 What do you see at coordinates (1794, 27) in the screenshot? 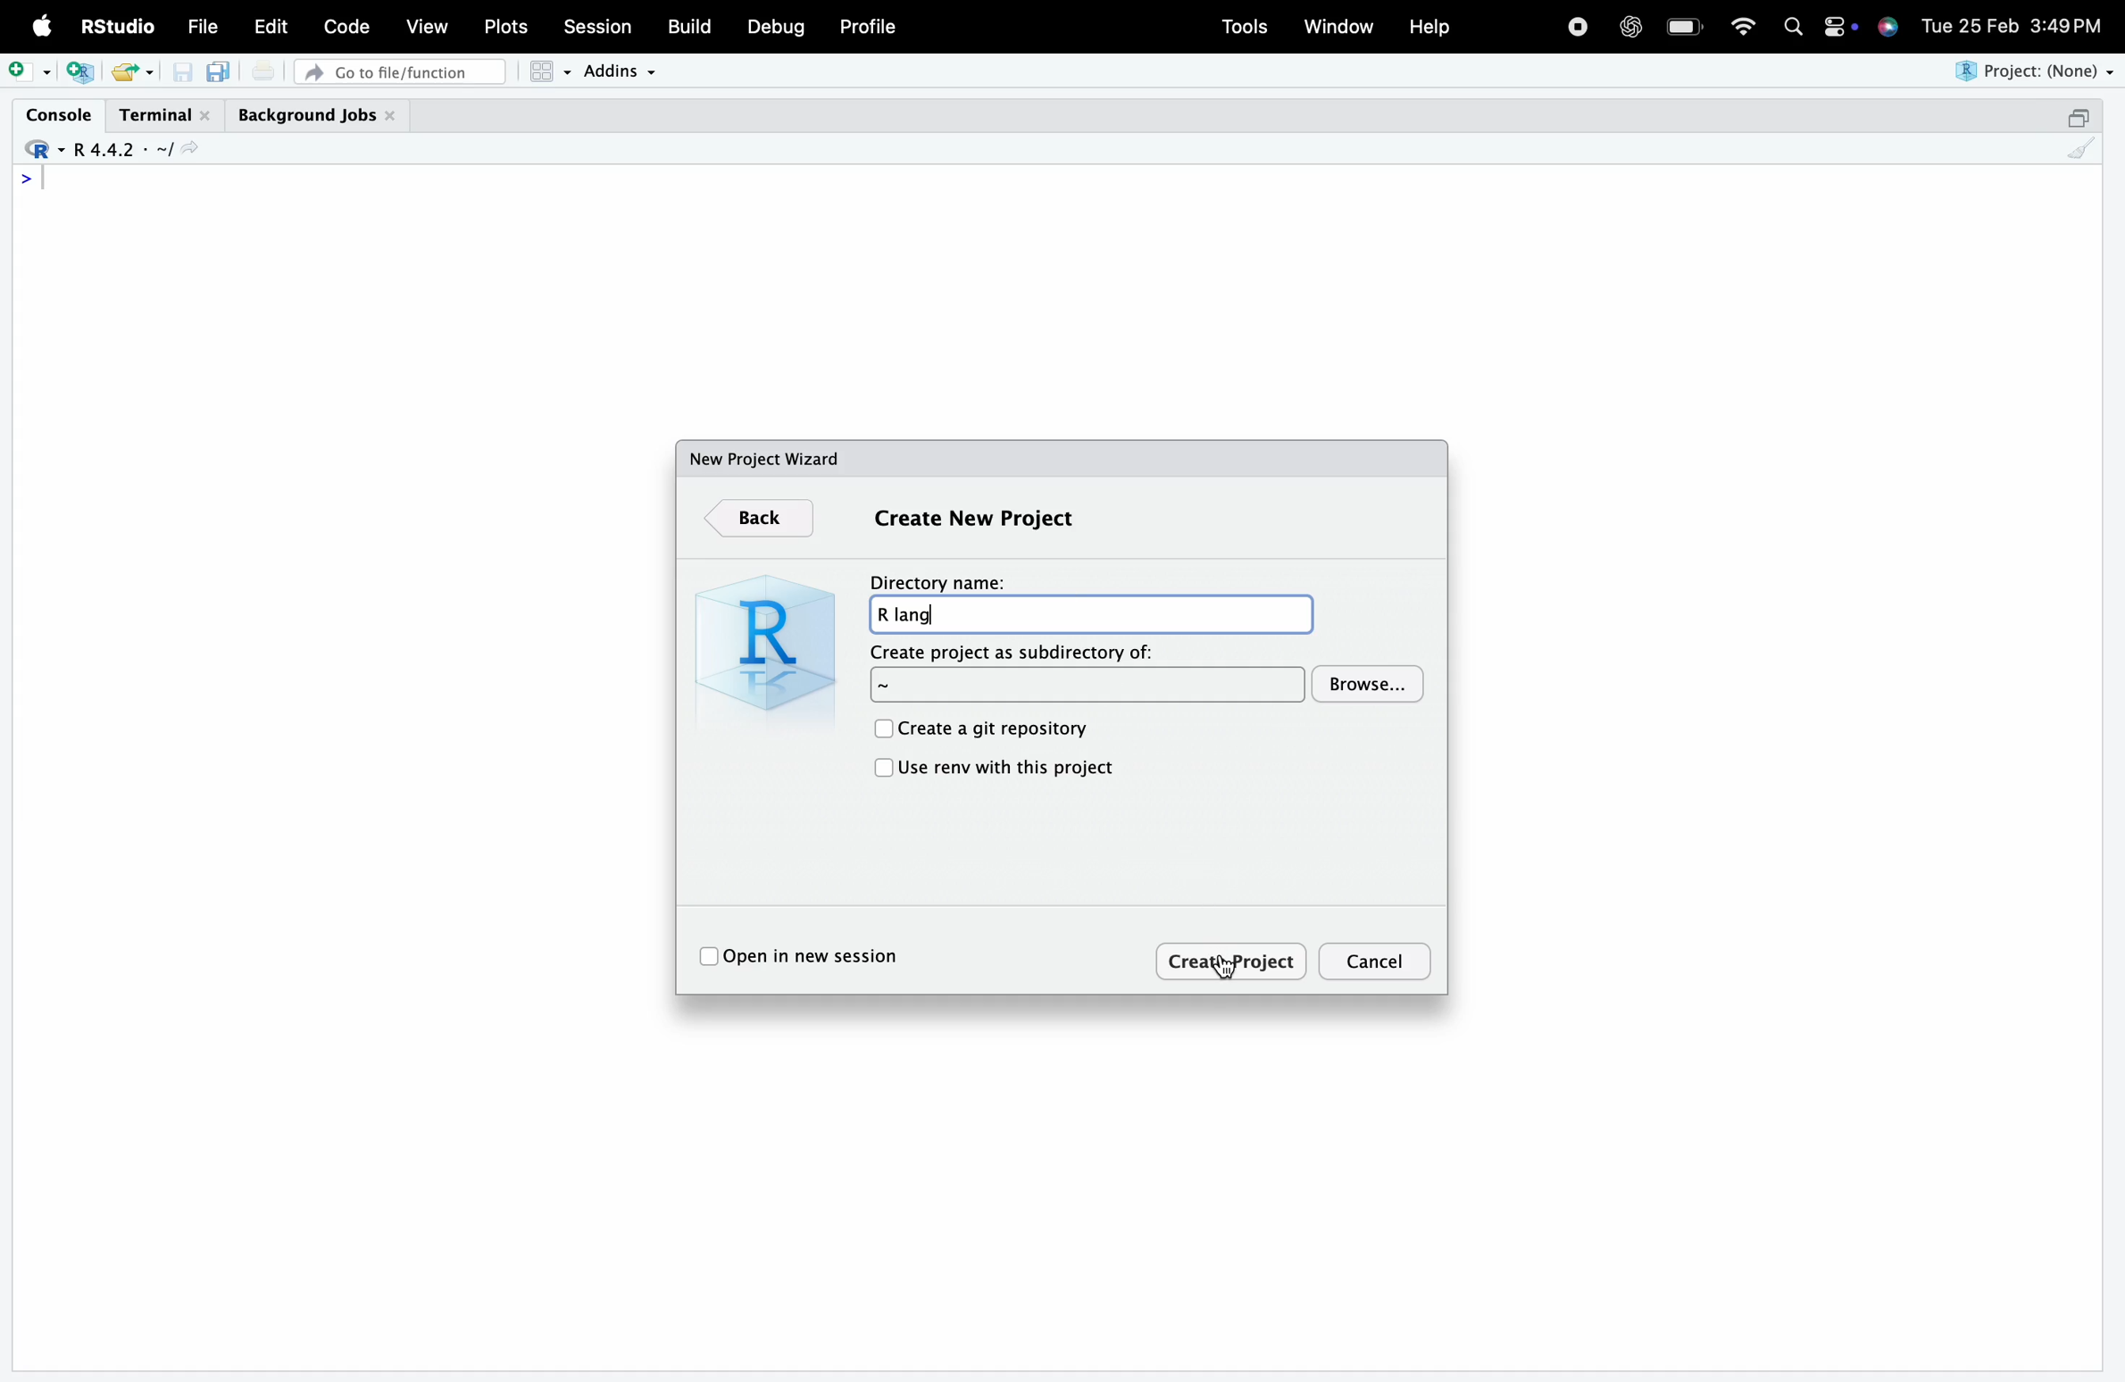
I see `search` at bounding box center [1794, 27].